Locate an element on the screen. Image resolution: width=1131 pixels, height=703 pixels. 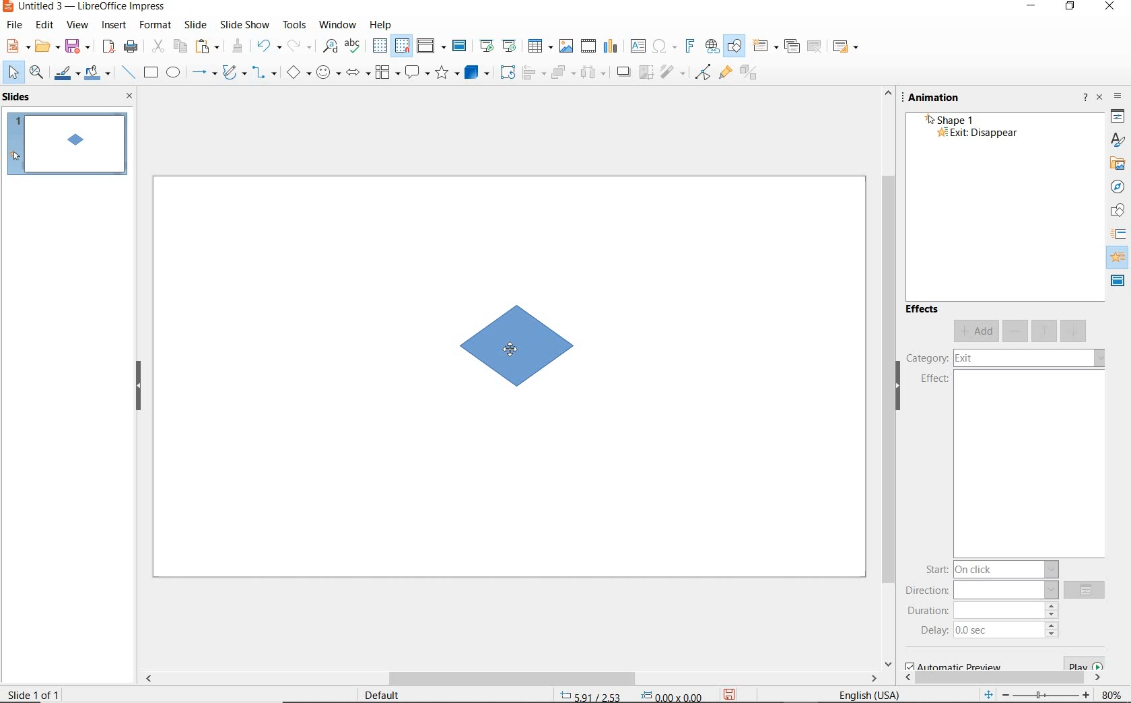
align objects is located at coordinates (533, 74).